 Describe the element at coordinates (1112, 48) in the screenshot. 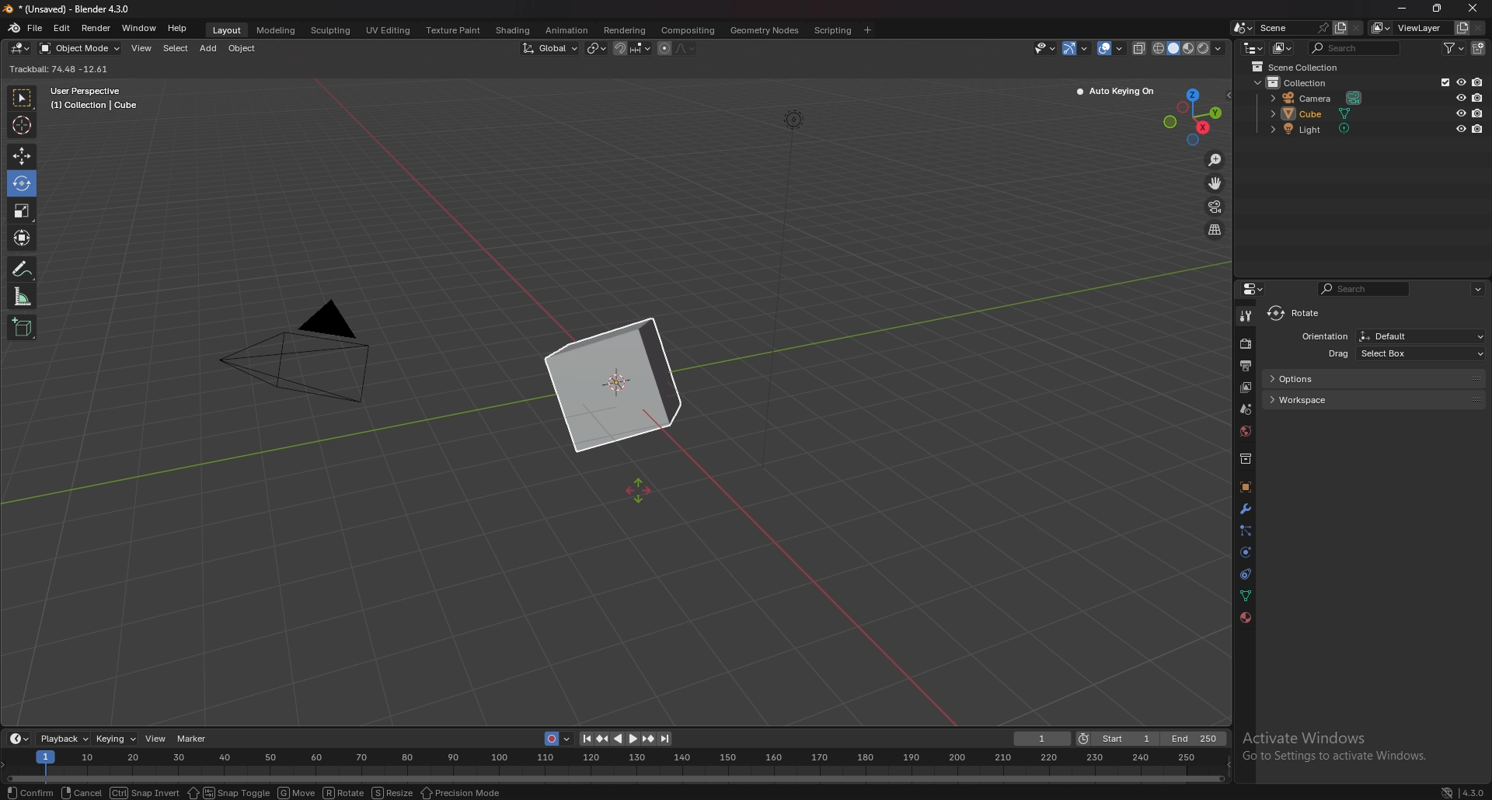

I see `overlays` at that location.